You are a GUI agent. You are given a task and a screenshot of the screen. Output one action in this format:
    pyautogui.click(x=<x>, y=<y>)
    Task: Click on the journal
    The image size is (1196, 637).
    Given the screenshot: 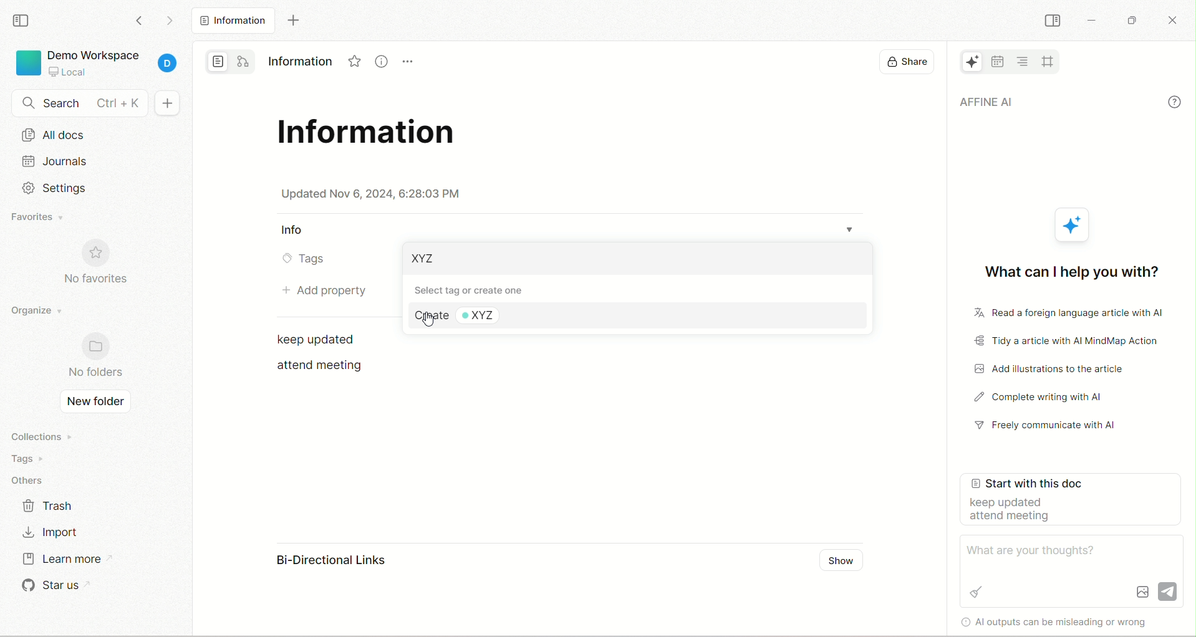 What is the action you would take?
    pyautogui.click(x=97, y=165)
    